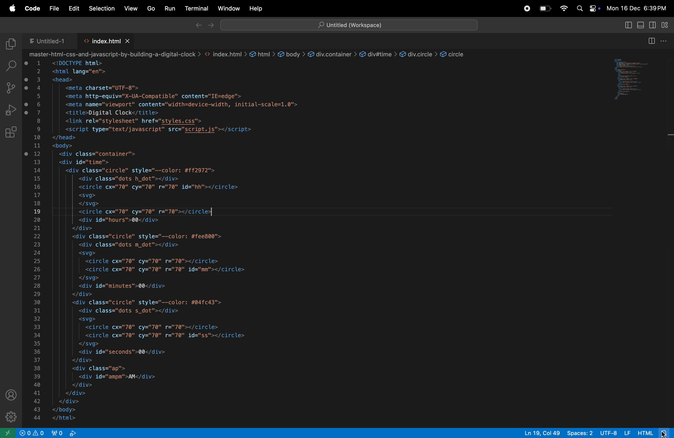 The height and width of the screenshot is (438, 674). Describe the element at coordinates (261, 9) in the screenshot. I see `help` at that location.